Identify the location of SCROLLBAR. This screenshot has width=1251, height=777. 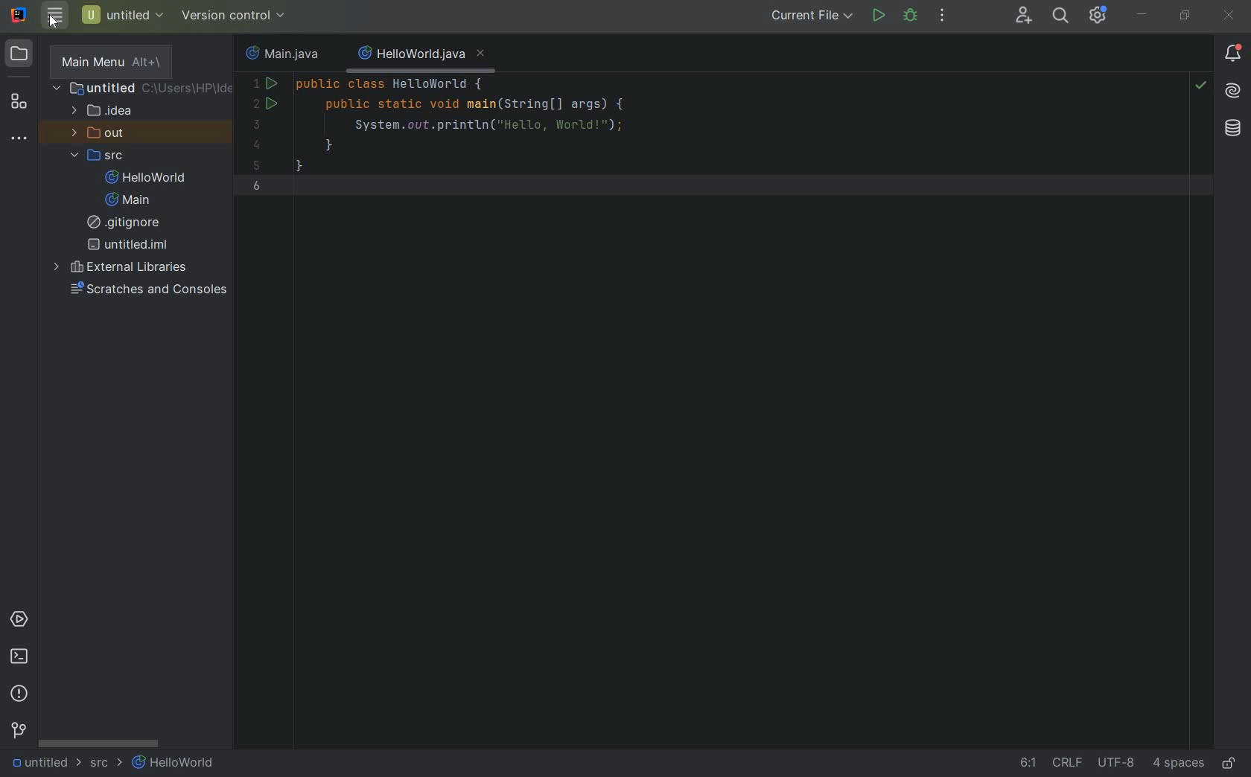
(99, 743).